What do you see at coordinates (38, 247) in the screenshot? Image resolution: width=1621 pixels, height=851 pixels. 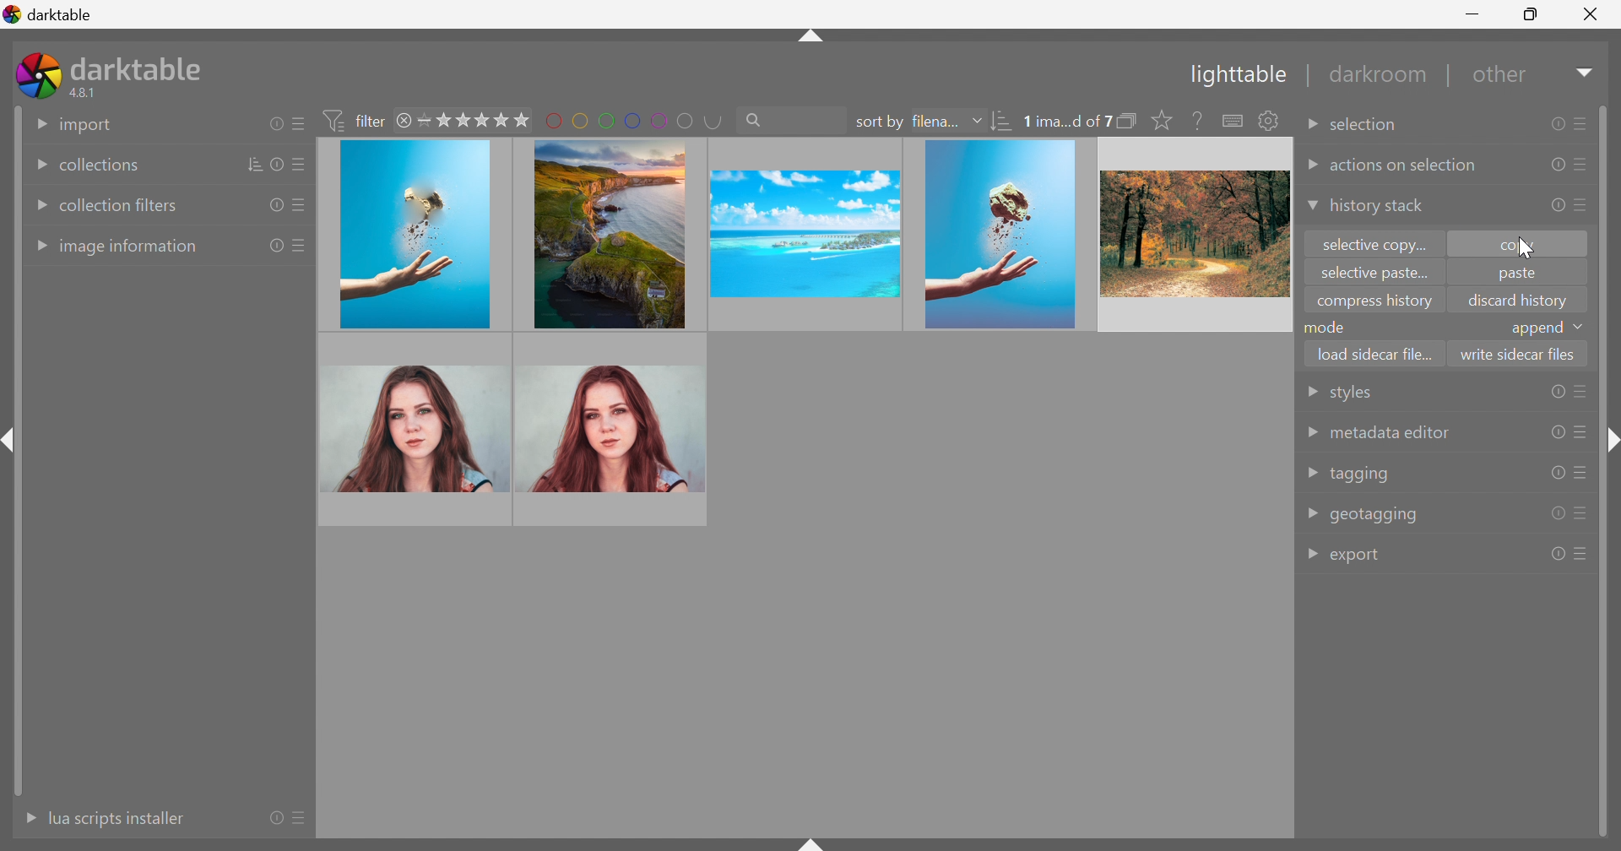 I see `Drop Down` at bounding box center [38, 247].